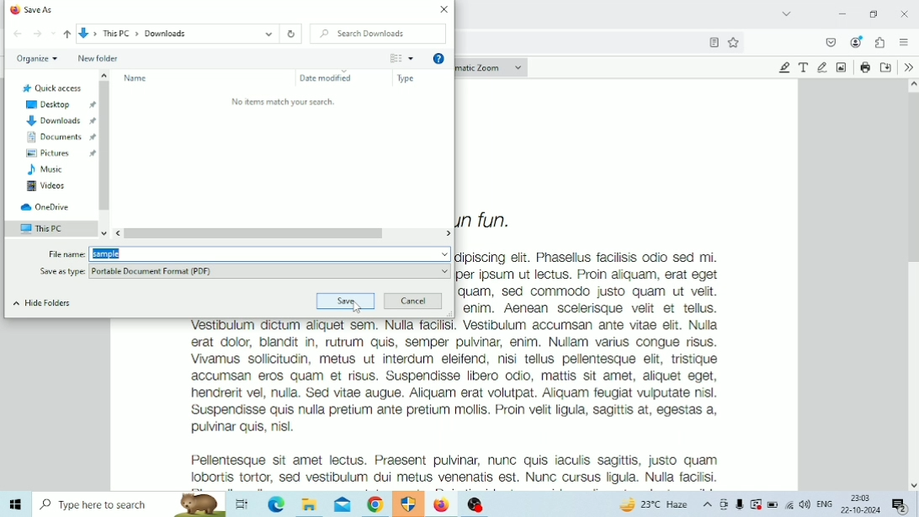 The width and height of the screenshot is (919, 517). I want to click on PDF Content, so click(626, 285).